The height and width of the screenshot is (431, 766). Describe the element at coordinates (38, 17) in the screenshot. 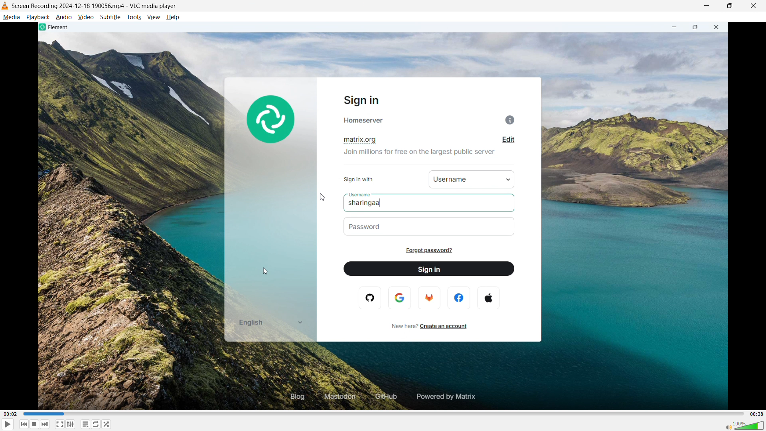

I see `Play back ` at that location.